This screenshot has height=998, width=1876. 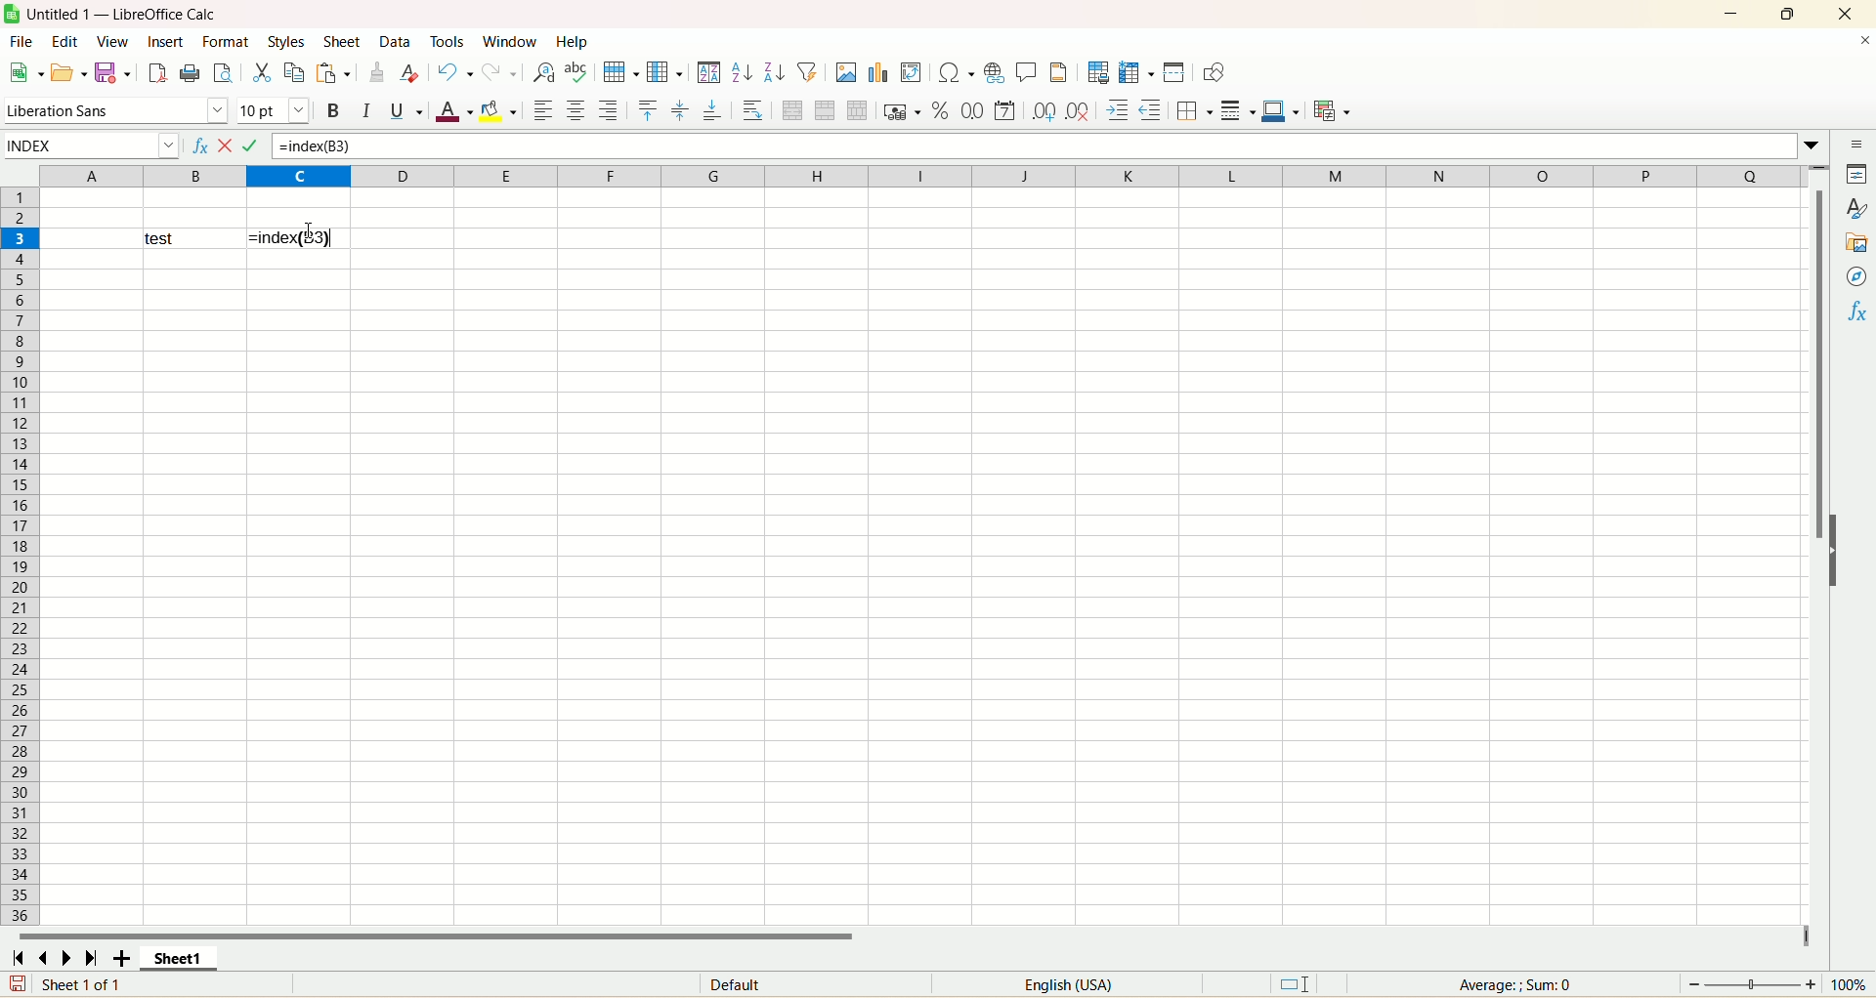 I want to click on styles, so click(x=1855, y=209).